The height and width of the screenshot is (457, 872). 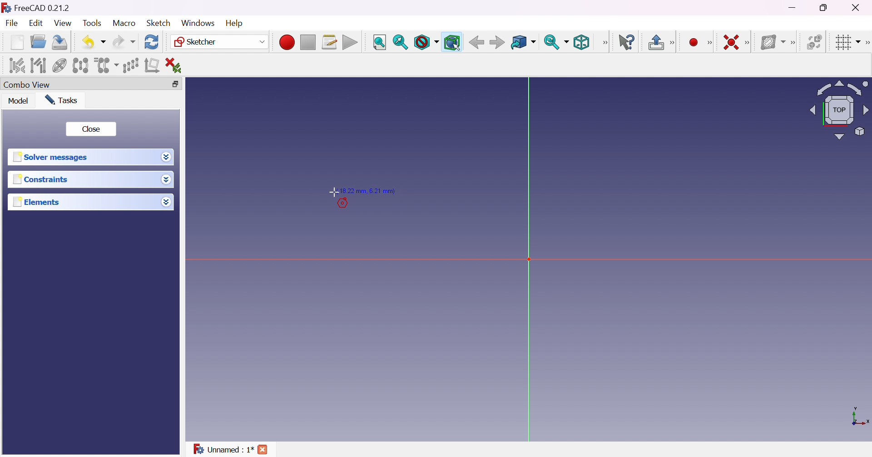 I want to click on Minimize, so click(x=793, y=7).